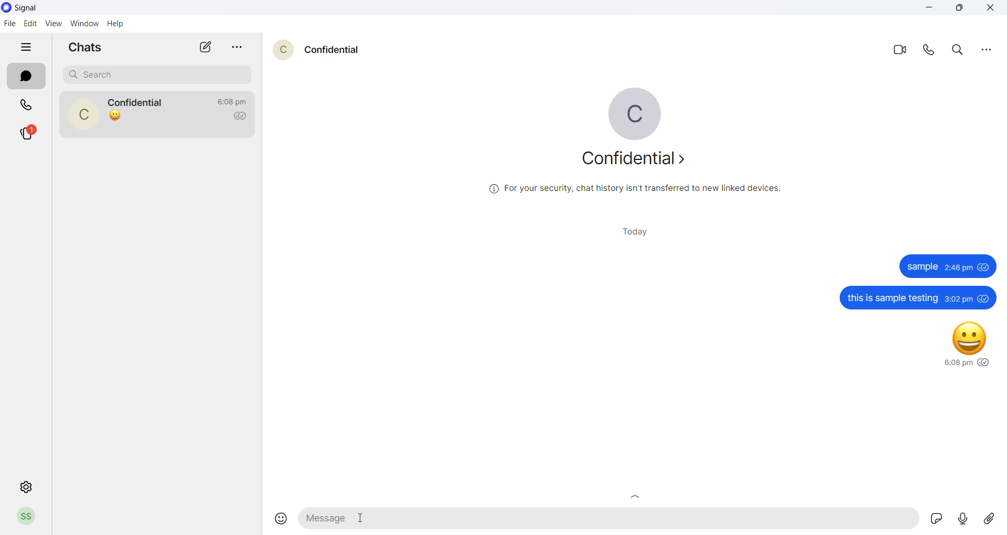 Image resolution: width=1007 pixels, height=535 pixels. Describe the element at coordinates (277, 517) in the screenshot. I see `emojis` at that location.